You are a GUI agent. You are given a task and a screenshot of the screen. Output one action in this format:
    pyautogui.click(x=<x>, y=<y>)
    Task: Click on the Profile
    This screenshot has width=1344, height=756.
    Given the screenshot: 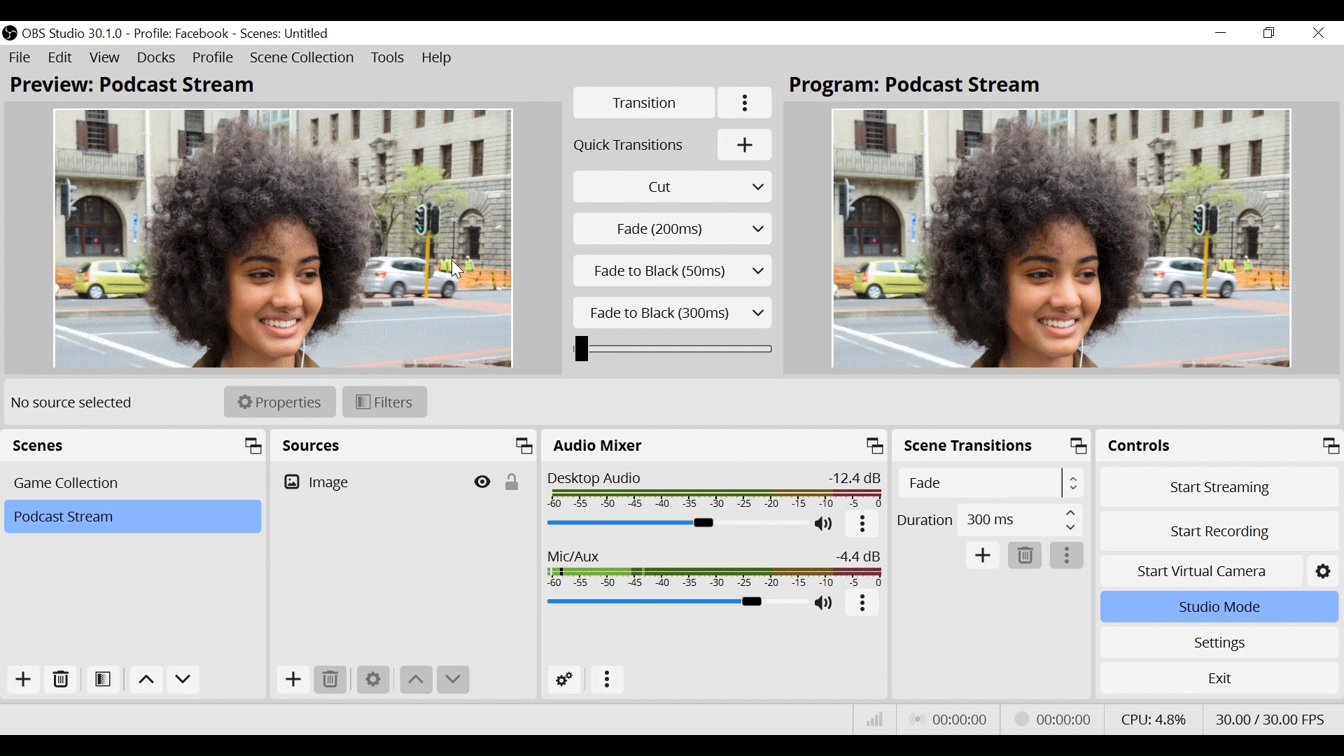 What is the action you would take?
    pyautogui.click(x=213, y=58)
    